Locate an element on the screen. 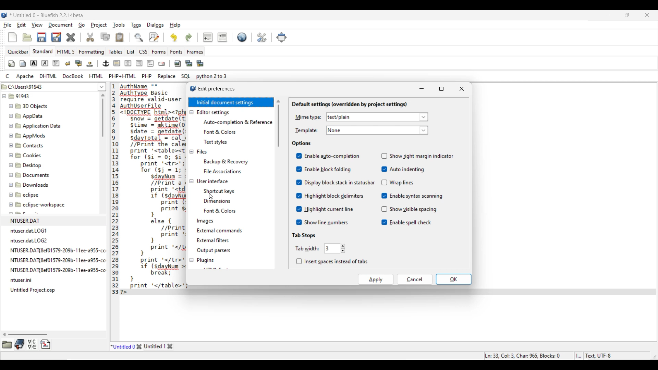 The image size is (658, 370). Window title is located at coordinates (217, 89).